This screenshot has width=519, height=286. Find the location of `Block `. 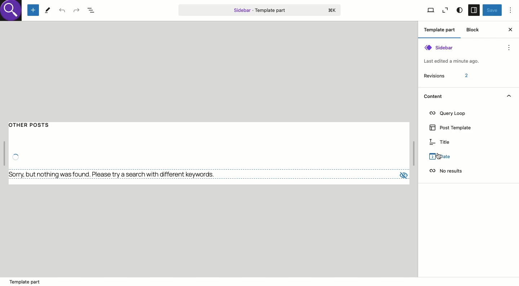

Block  is located at coordinates (474, 30).